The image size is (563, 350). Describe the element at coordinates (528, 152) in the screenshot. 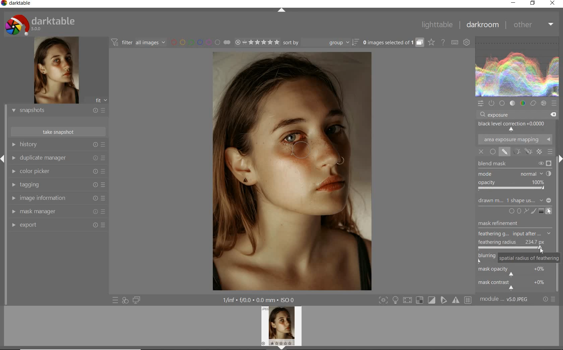

I see `MASK OPTIONS` at that location.